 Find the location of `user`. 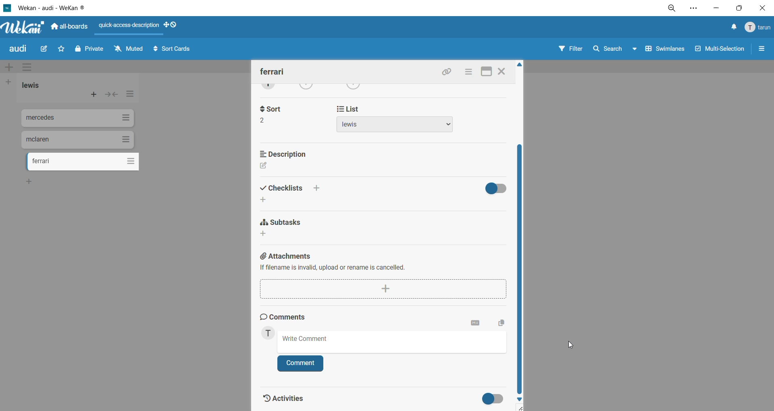

user is located at coordinates (270, 334).